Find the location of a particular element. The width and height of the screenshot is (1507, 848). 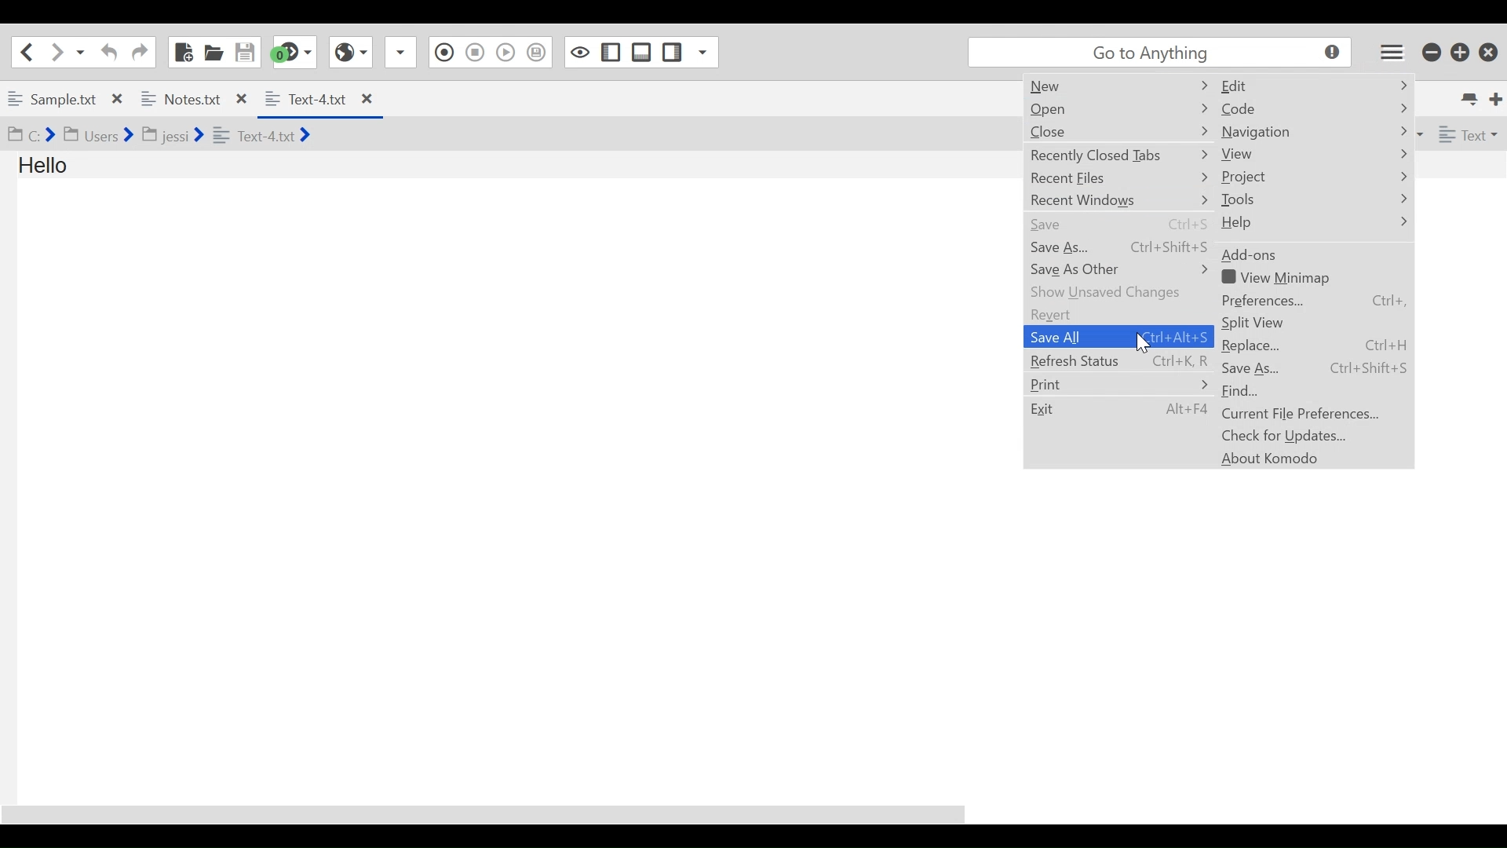

Show Specific Sidebar is located at coordinates (701, 52).